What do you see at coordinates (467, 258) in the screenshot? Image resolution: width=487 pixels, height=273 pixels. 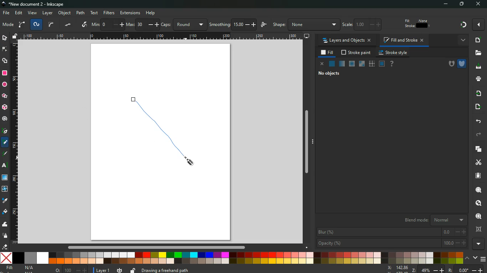 I see `up` at bounding box center [467, 258].